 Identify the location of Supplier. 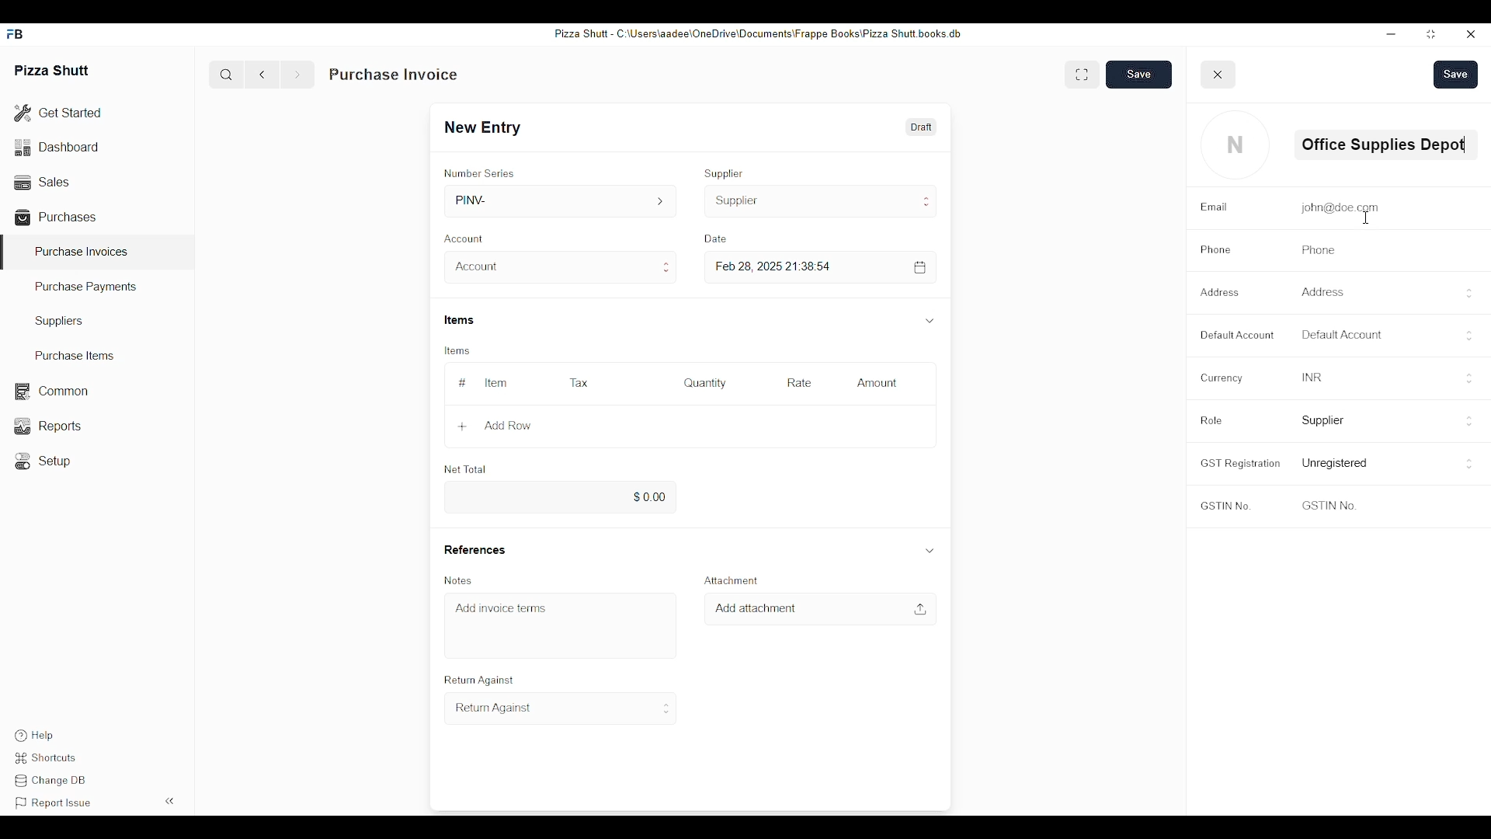
(822, 201).